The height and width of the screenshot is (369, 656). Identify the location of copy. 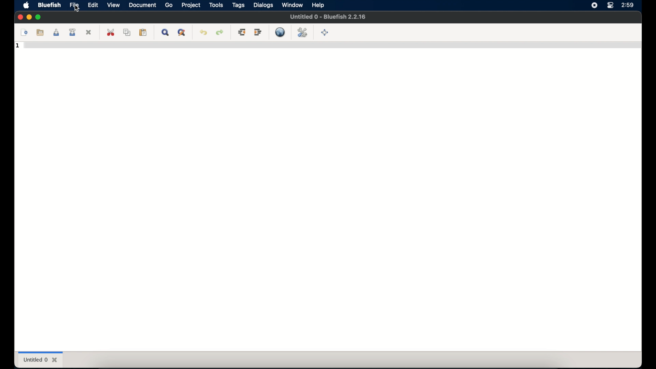
(128, 32).